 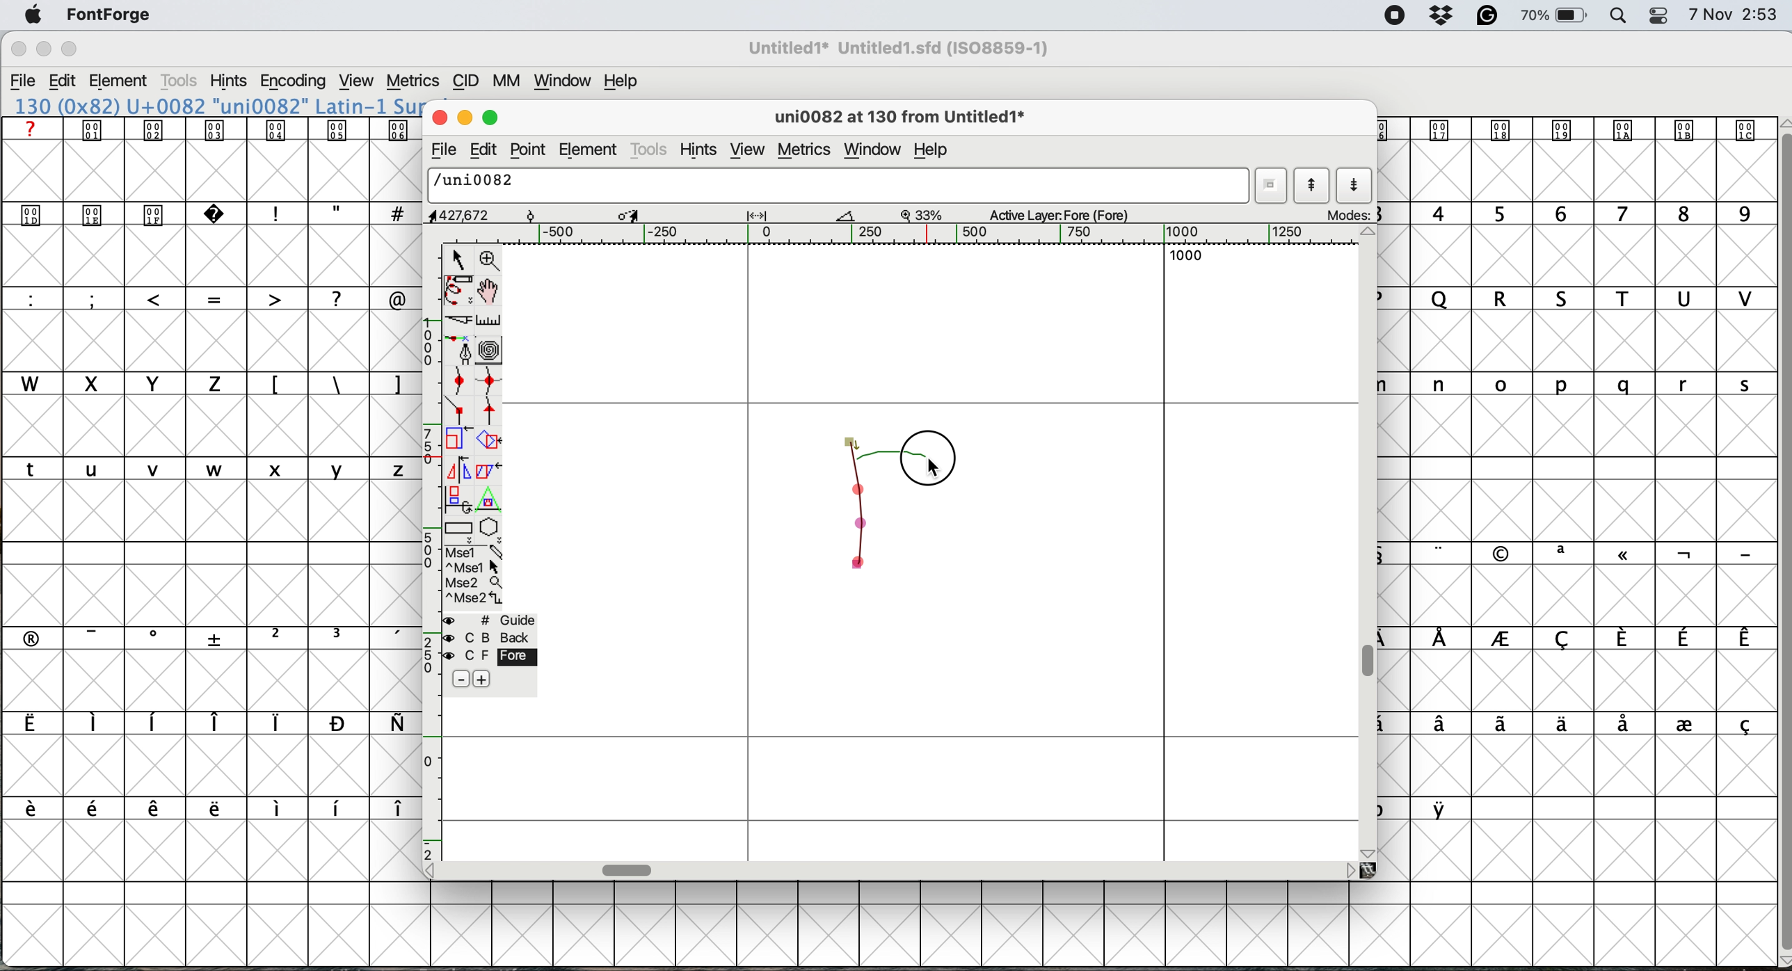 I want to click on dropbox, so click(x=1444, y=16).